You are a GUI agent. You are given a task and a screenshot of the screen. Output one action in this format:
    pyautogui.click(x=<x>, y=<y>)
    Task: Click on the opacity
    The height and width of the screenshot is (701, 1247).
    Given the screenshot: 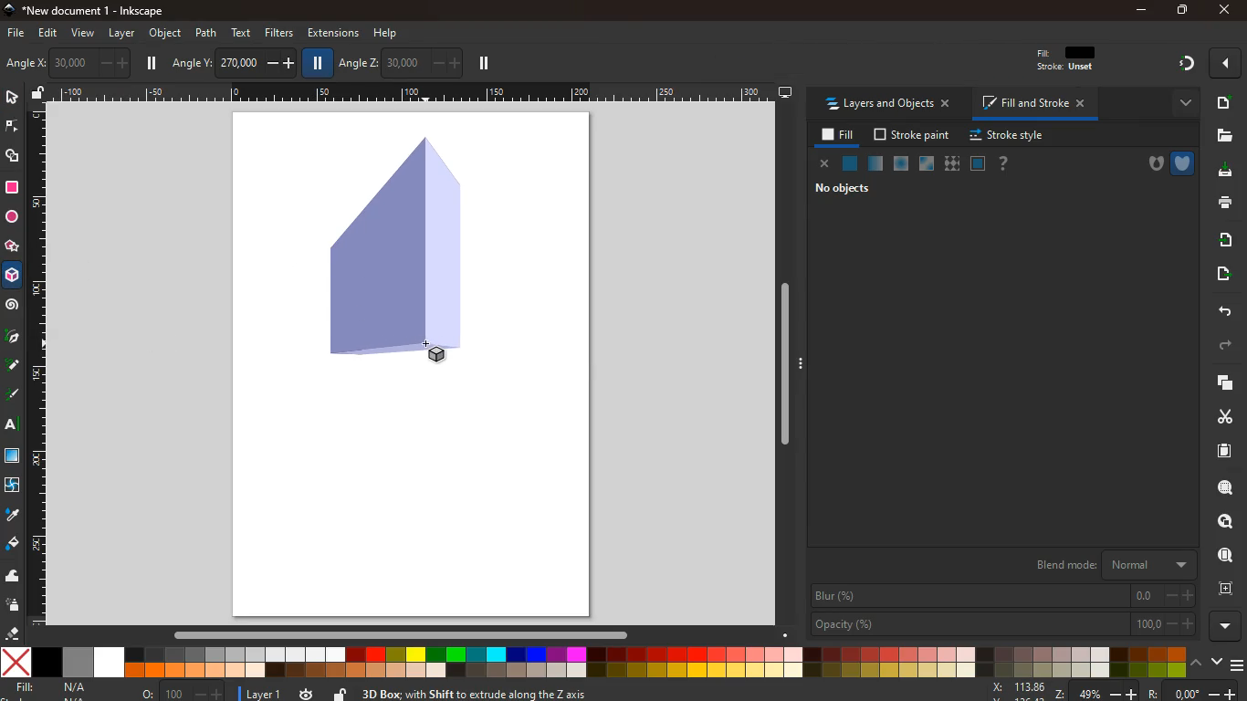 What is the action you would take?
    pyautogui.click(x=1001, y=625)
    